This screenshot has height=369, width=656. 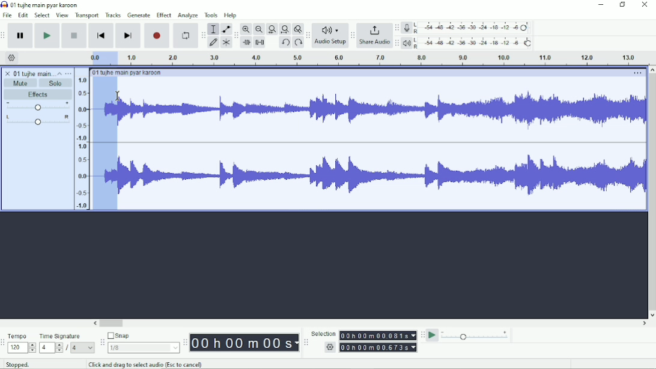 I want to click on Restore down, so click(x=623, y=5).